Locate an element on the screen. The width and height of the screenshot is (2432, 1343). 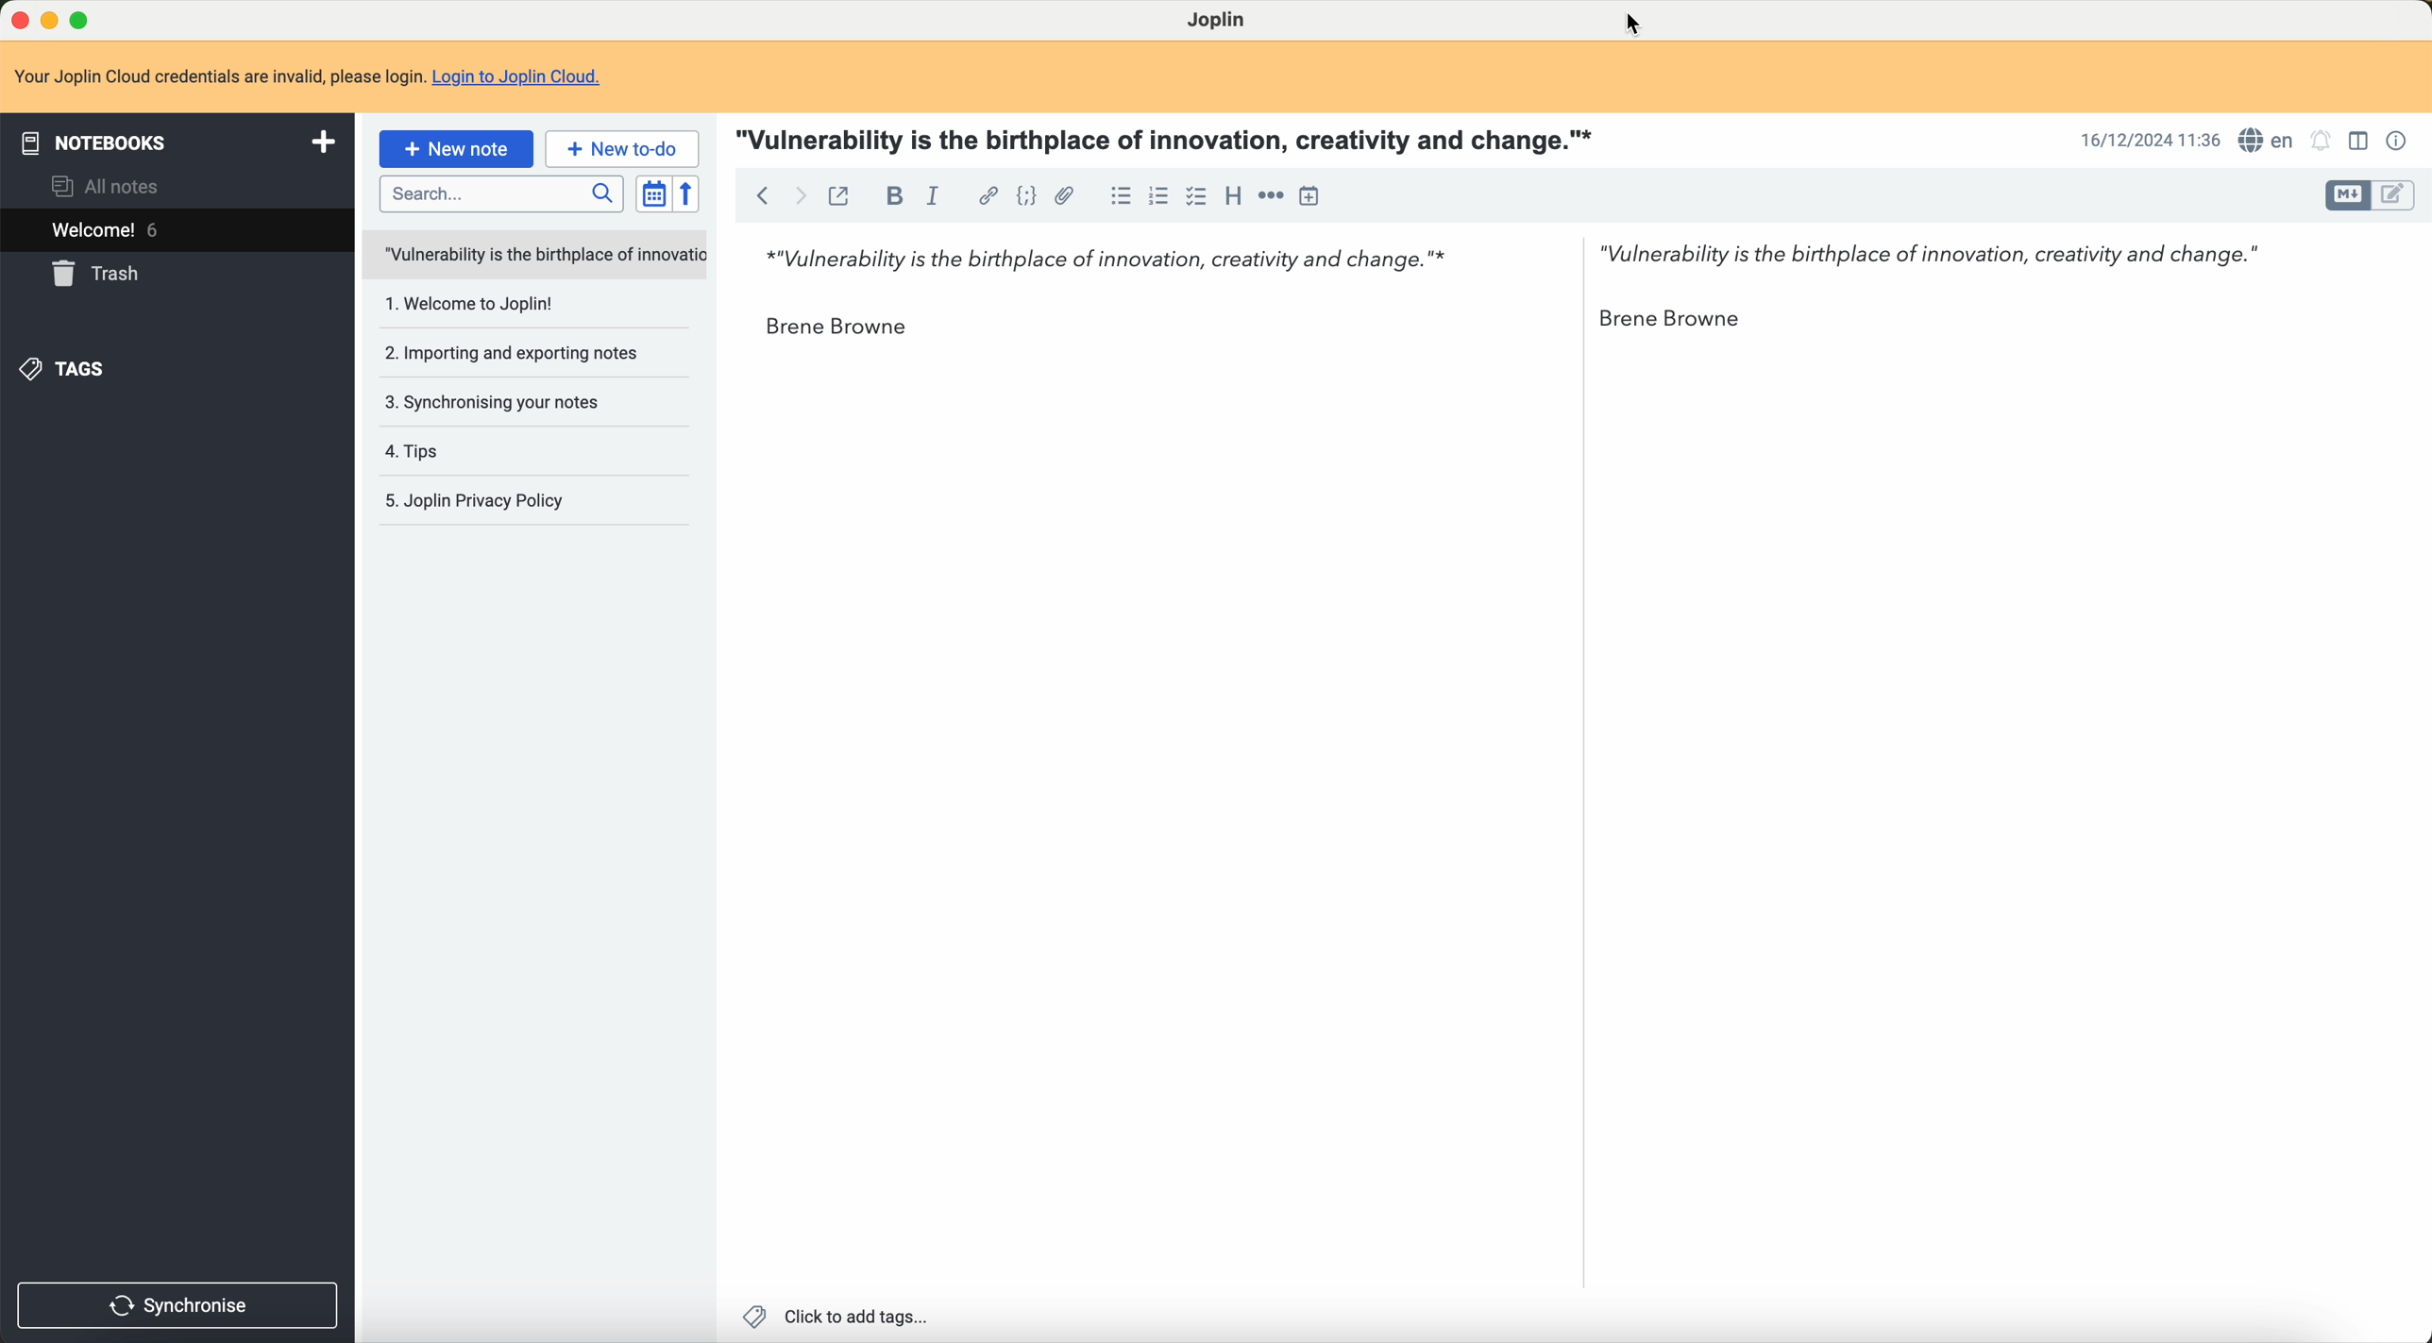
bold is located at coordinates (890, 196).